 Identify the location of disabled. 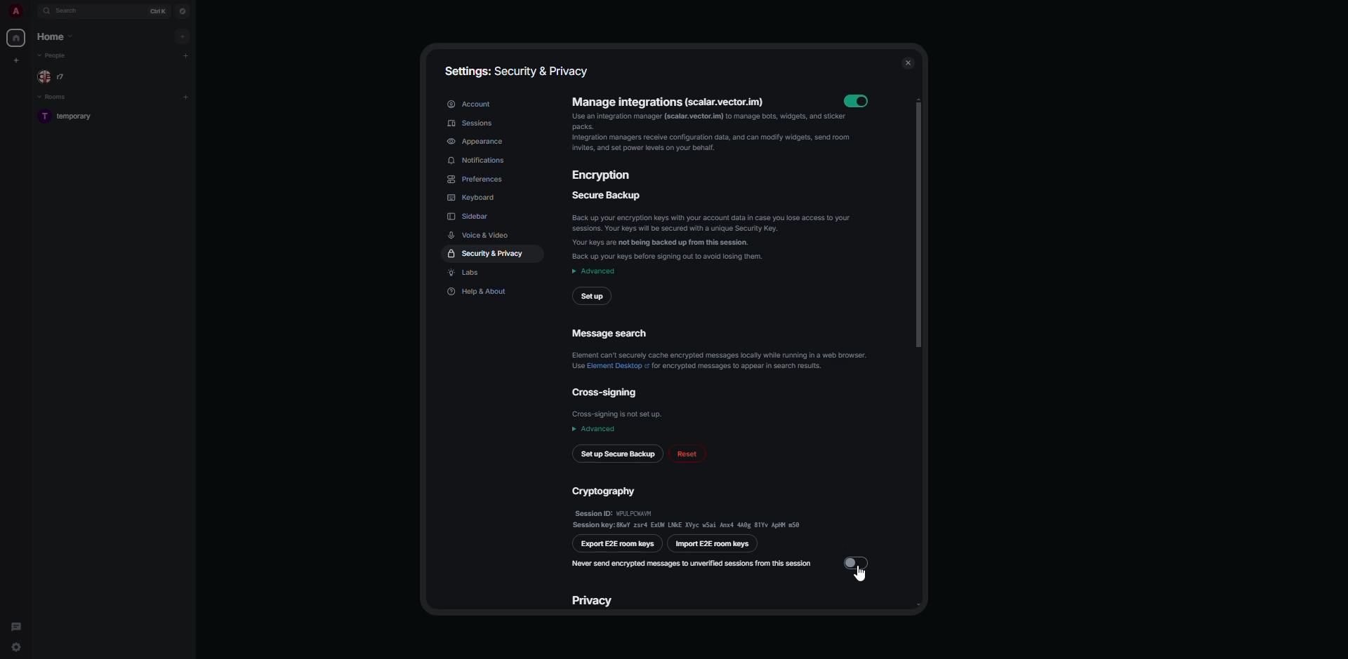
(856, 562).